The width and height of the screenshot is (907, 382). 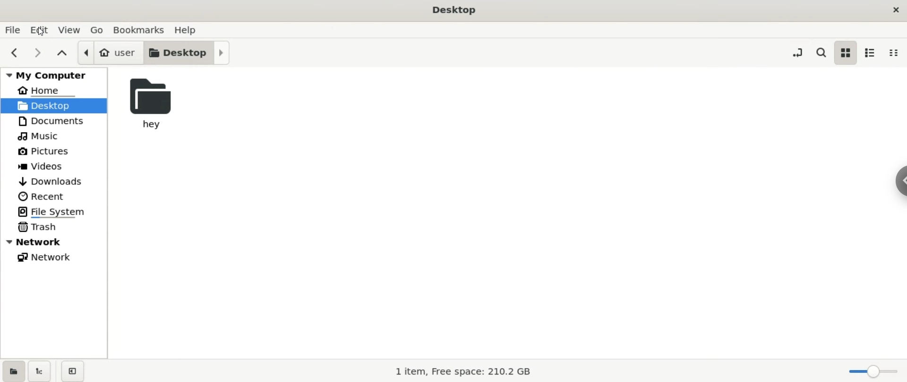 I want to click on cursor, so click(x=41, y=32).